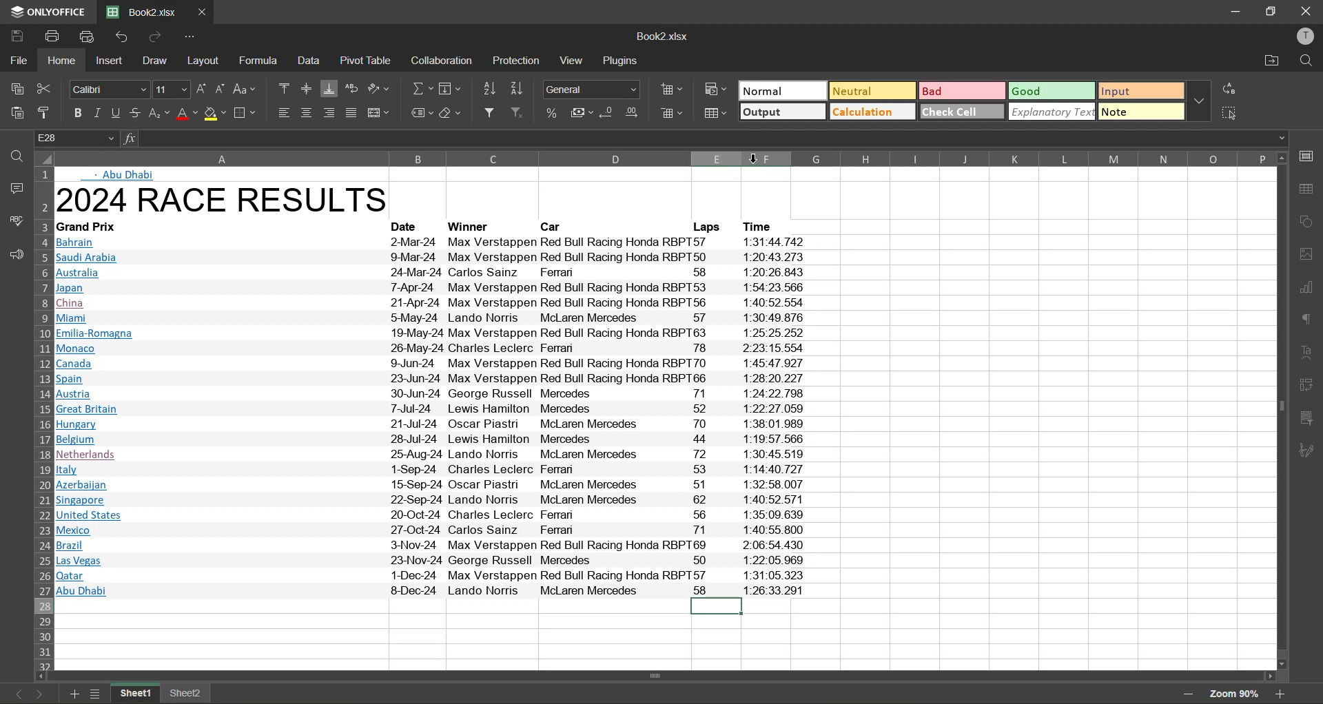  What do you see at coordinates (1232, 90) in the screenshot?
I see `replace` at bounding box center [1232, 90].